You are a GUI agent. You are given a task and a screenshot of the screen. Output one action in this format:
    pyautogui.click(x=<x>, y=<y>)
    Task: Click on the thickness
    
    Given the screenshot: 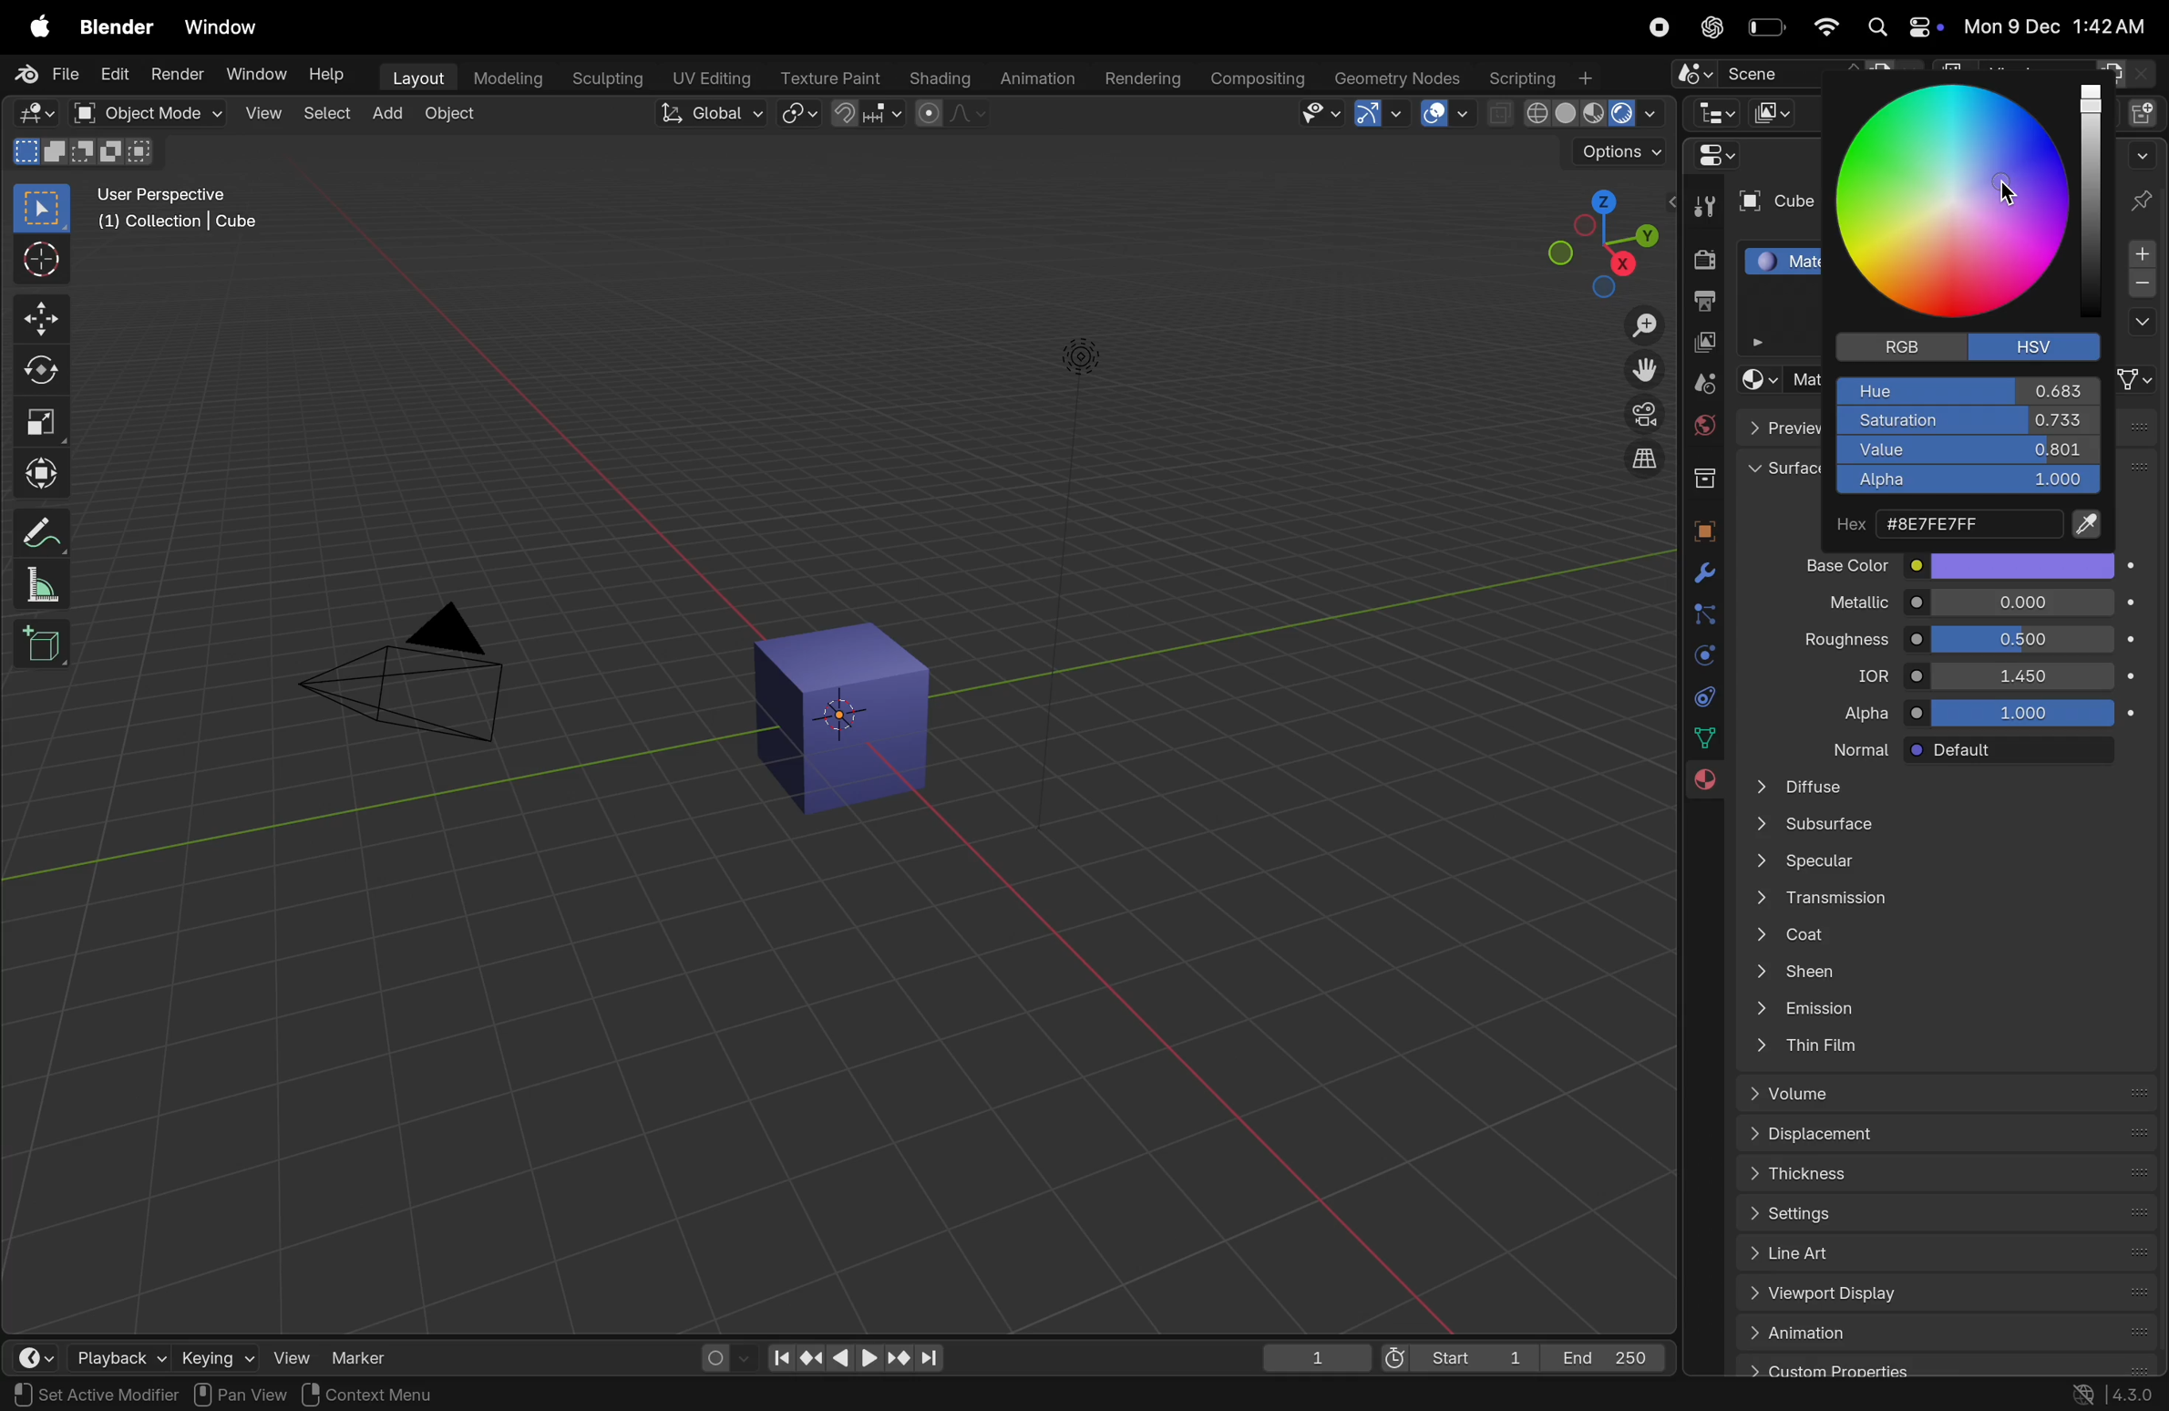 What is the action you would take?
    pyautogui.click(x=1939, y=1171)
    